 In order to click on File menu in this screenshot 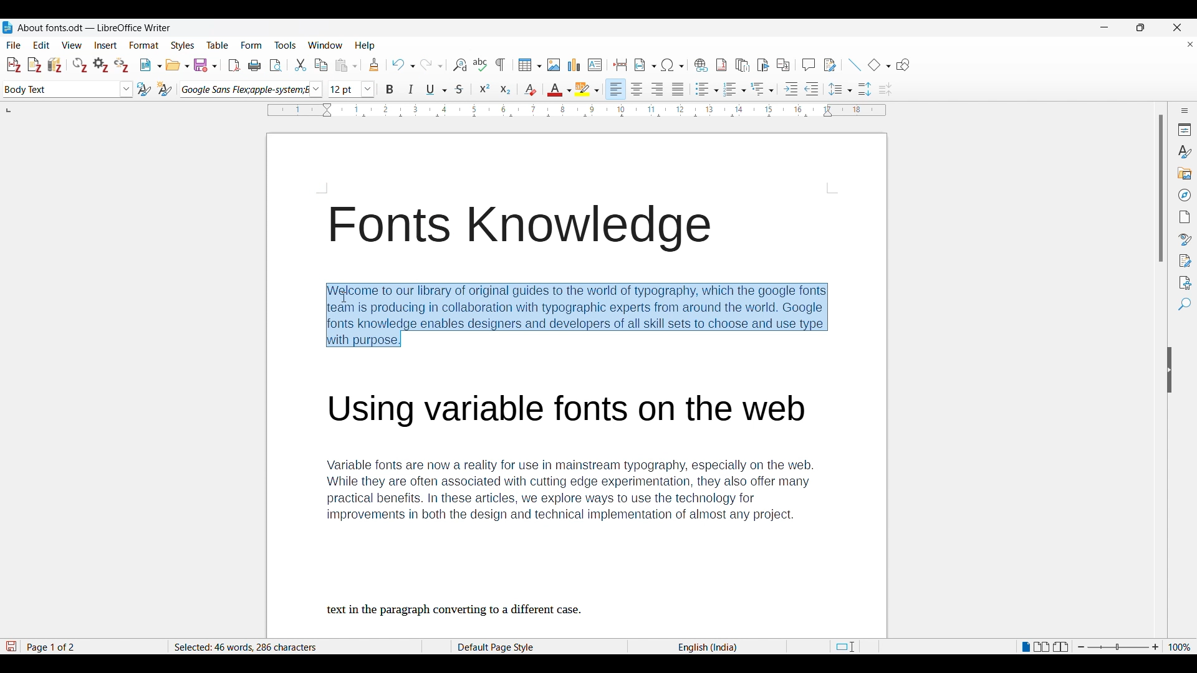, I will do `click(14, 45)`.